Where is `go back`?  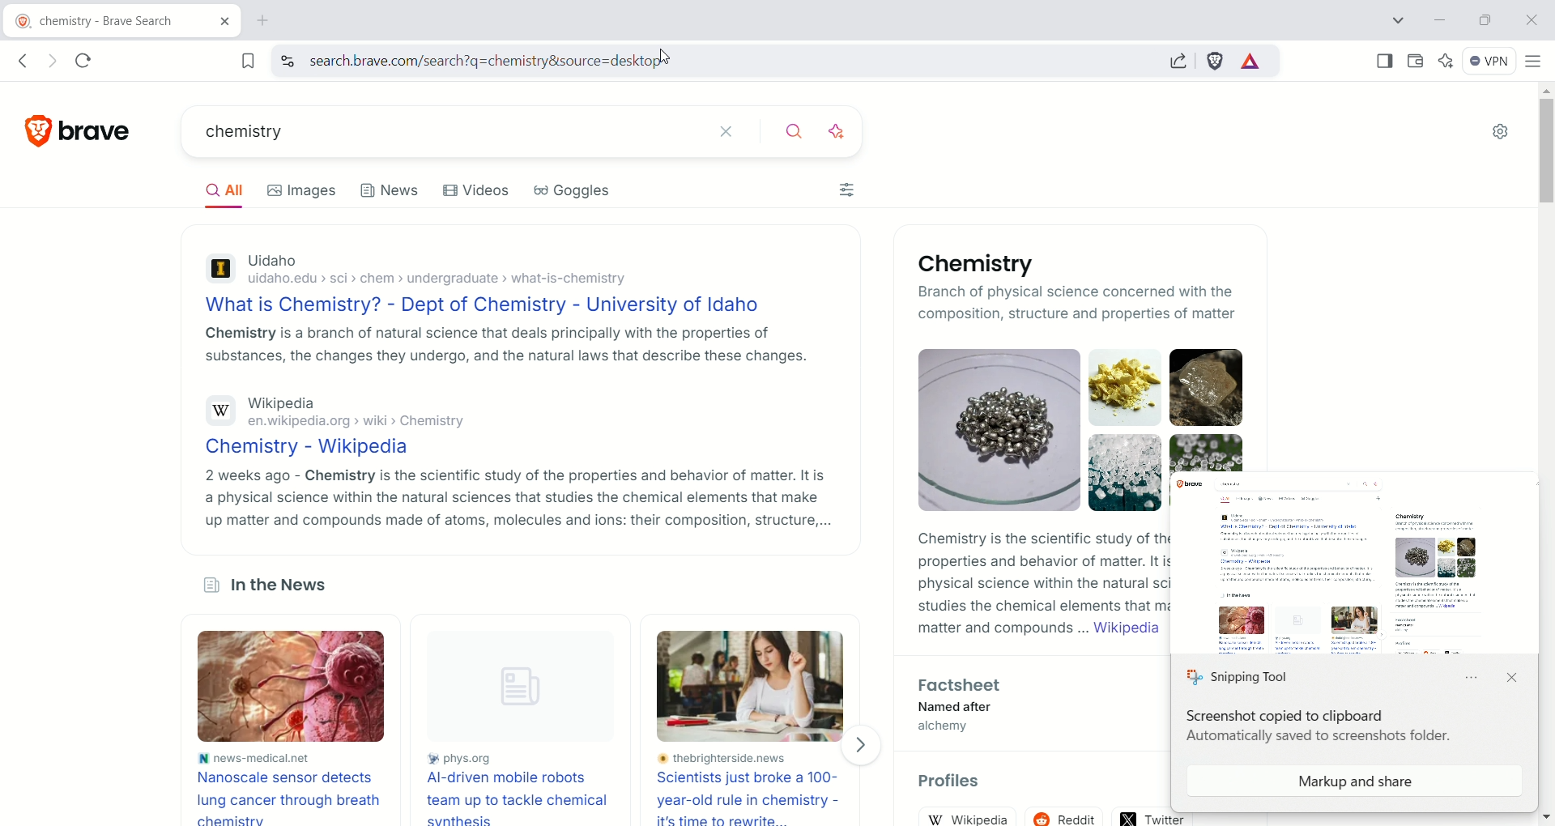
go back is located at coordinates (22, 62).